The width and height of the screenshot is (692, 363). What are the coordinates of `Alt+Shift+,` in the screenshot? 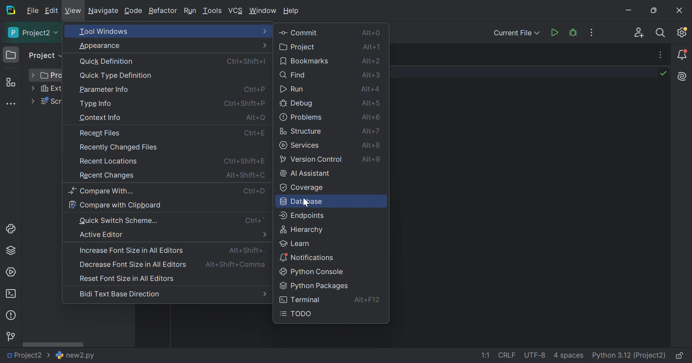 It's located at (236, 265).